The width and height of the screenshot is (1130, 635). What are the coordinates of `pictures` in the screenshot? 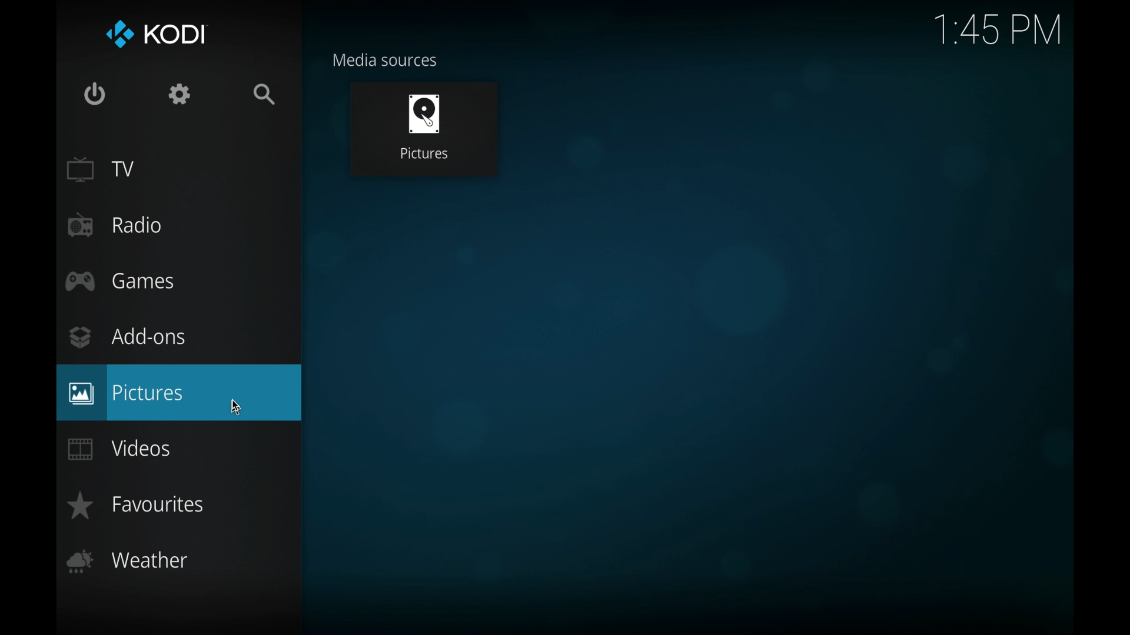 It's located at (423, 129).